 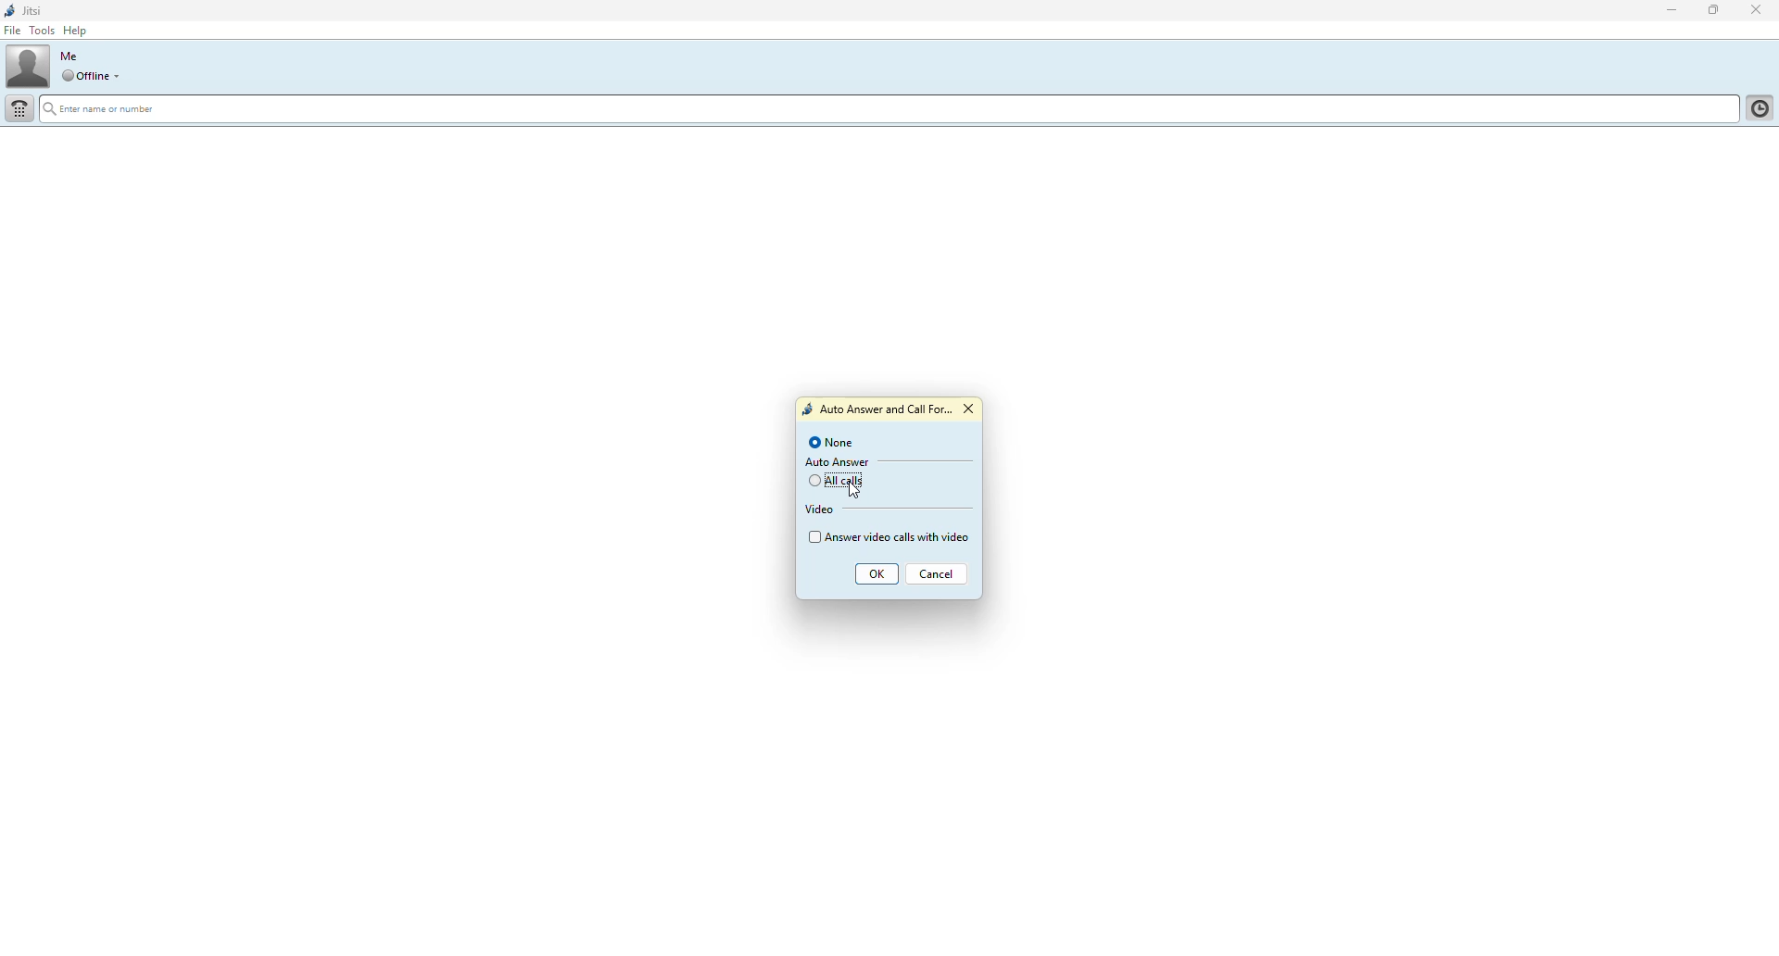 I want to click on close, so click(x=972, y=409).